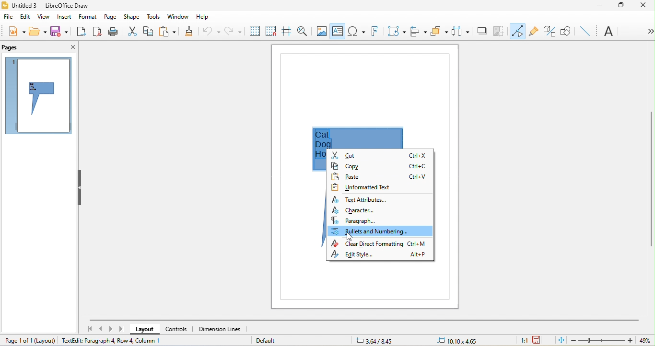  I want to click on helpline while moving, so click(287, 32).